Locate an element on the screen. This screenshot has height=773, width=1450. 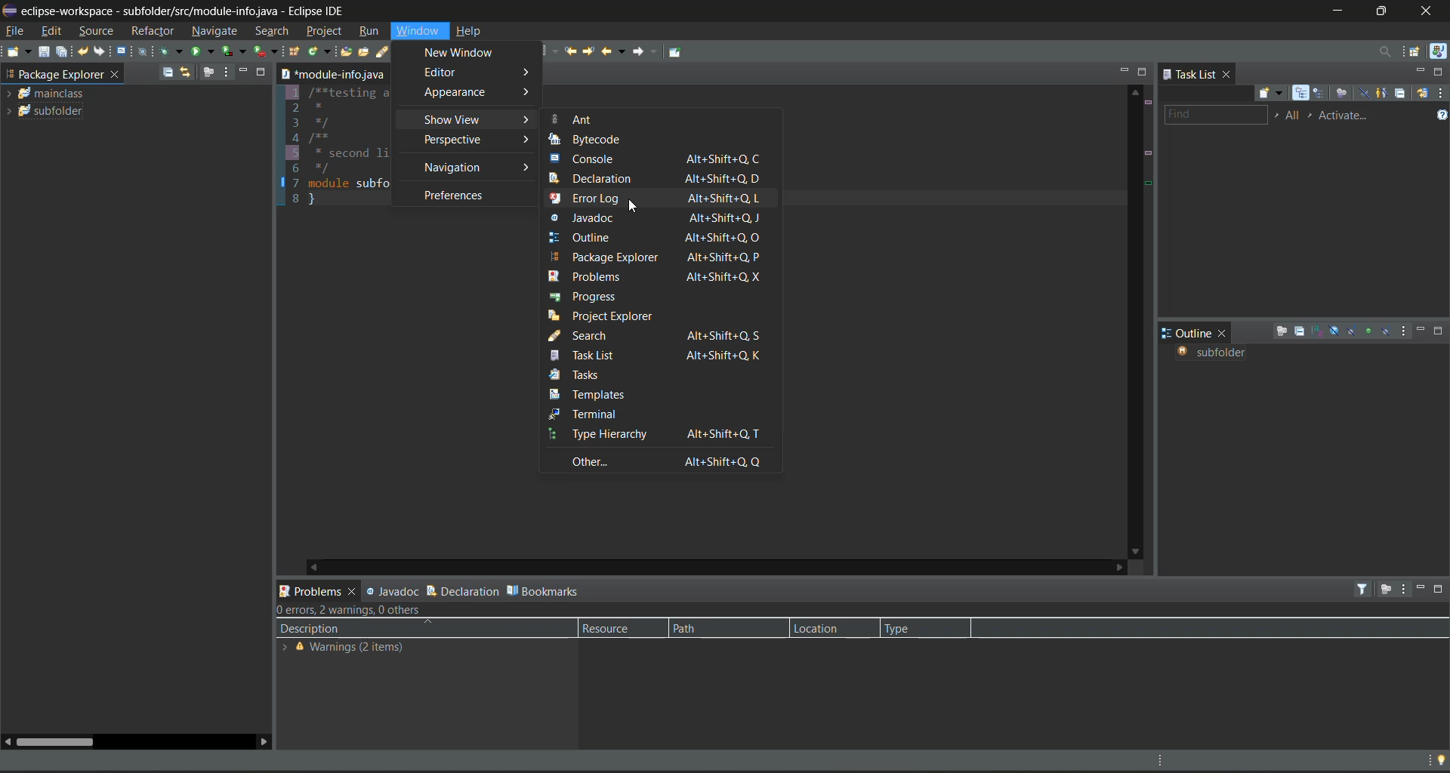
javadoc is located at coordinates (390, 591).